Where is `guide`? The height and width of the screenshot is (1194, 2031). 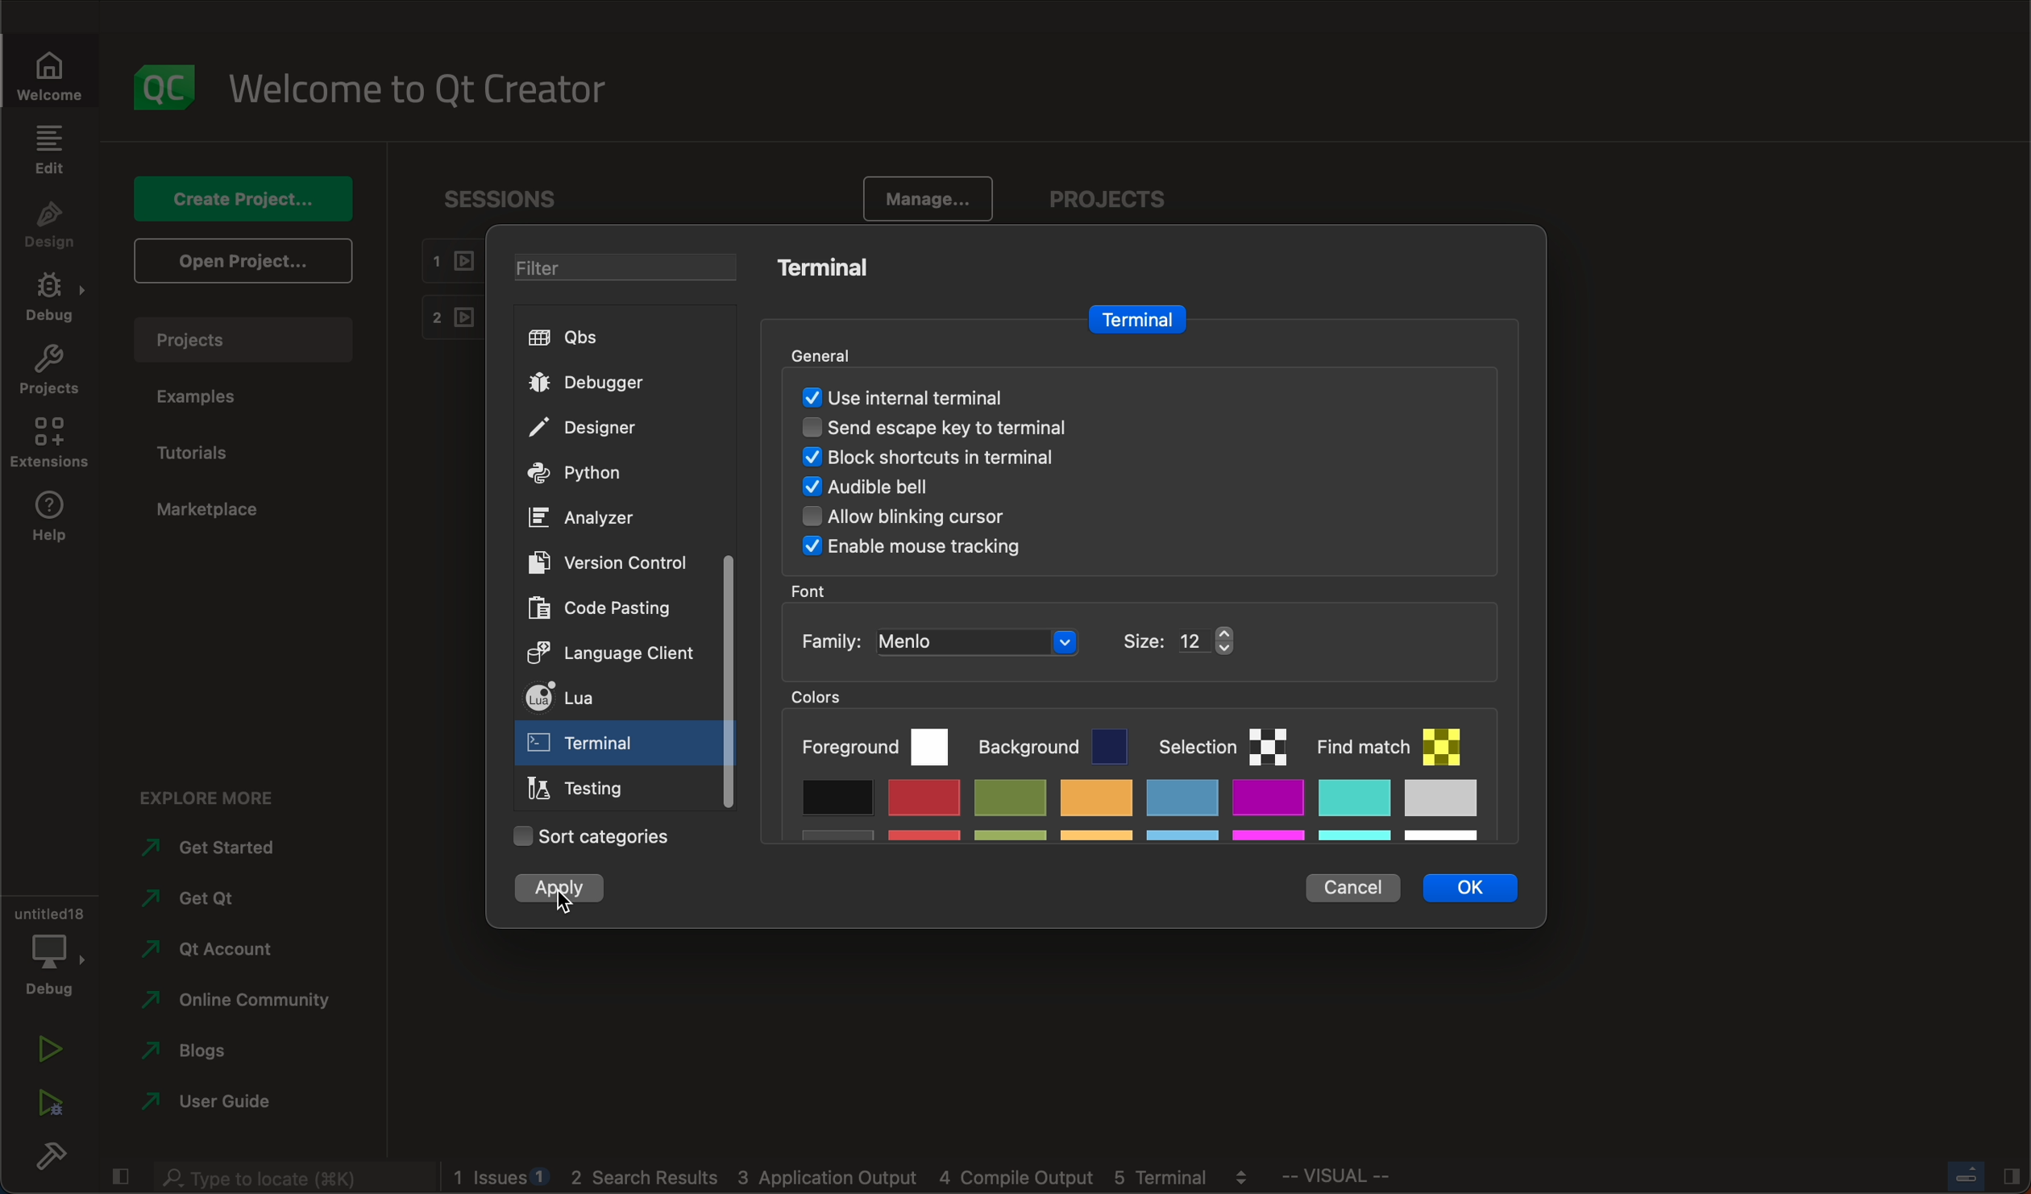 guide is located at coordinates (215, 1099).